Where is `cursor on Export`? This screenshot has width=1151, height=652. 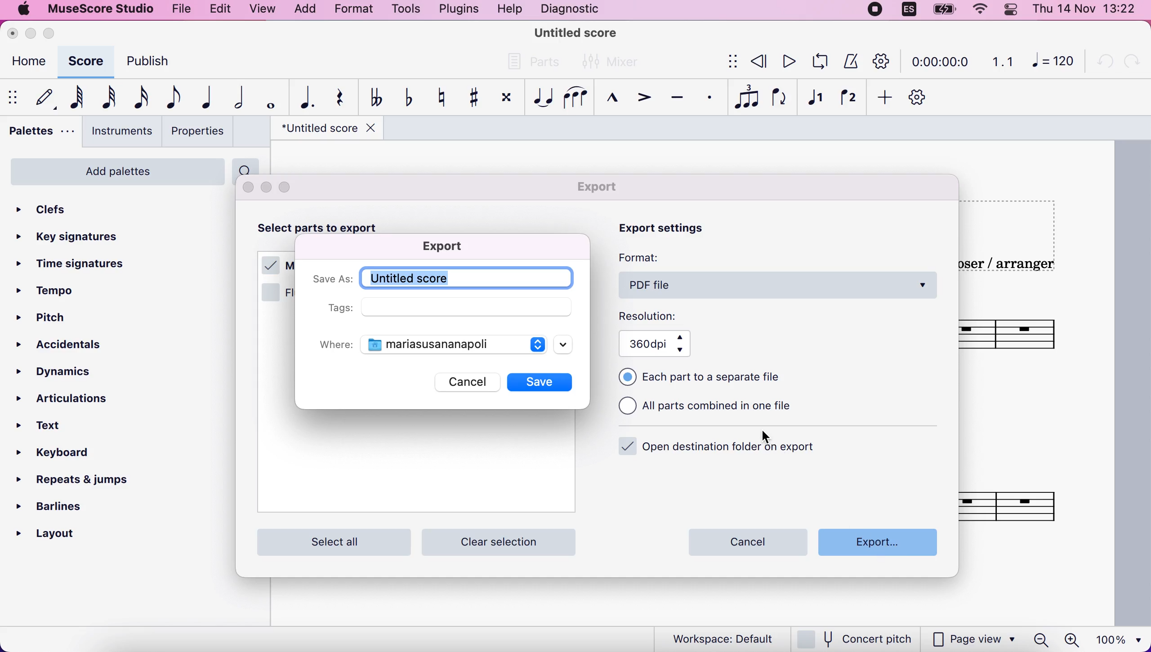 cursor on Export is located at coordinates (769, 438).